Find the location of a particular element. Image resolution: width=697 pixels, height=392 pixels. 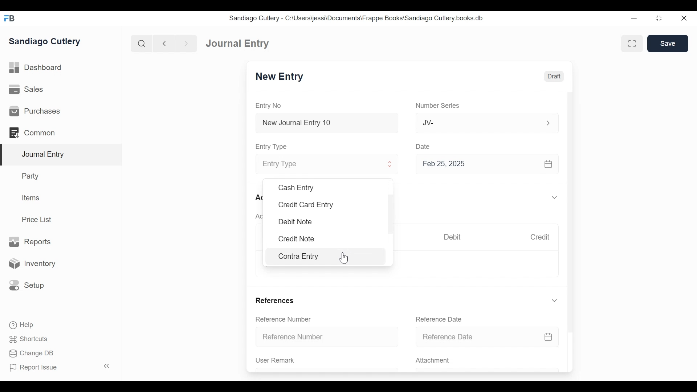

Help is located at coordinates (20, 324).